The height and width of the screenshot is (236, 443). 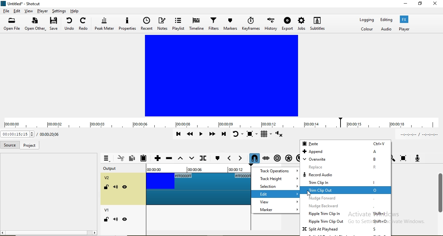 What do you see at coordinates (108, 178) in the screenshot?
I see `v2` at bounding box center [108, 178].